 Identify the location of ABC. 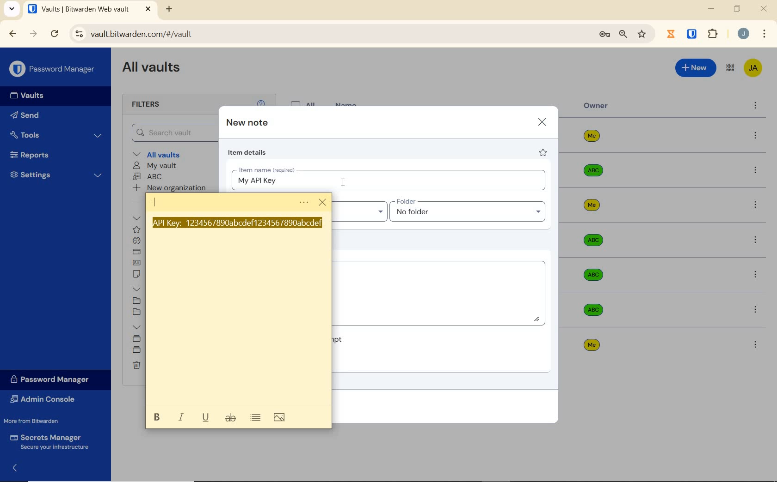
(149, 177).